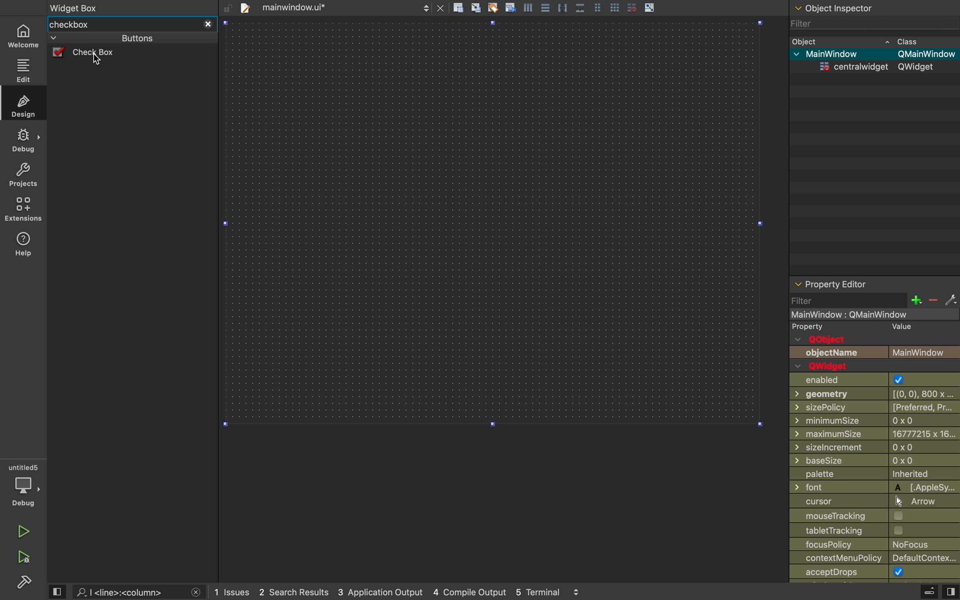  Describe the element at coordinates (874, 447) in the screenshot. I see `size increment` at that location.